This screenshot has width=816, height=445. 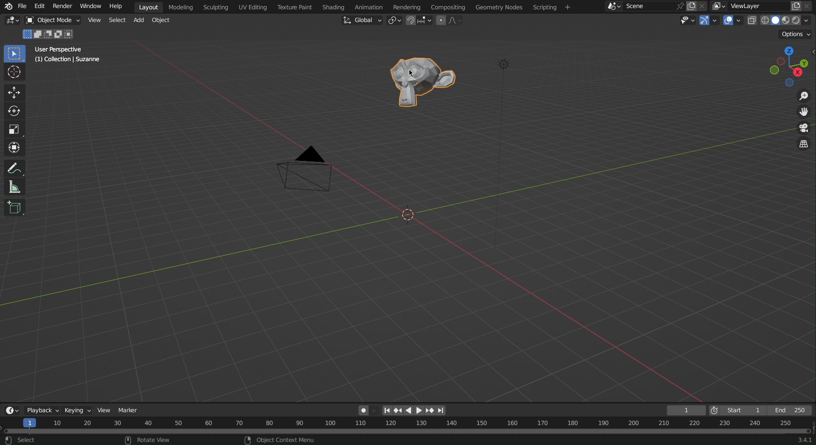 I want to click on View, so click(x=96, y=22).